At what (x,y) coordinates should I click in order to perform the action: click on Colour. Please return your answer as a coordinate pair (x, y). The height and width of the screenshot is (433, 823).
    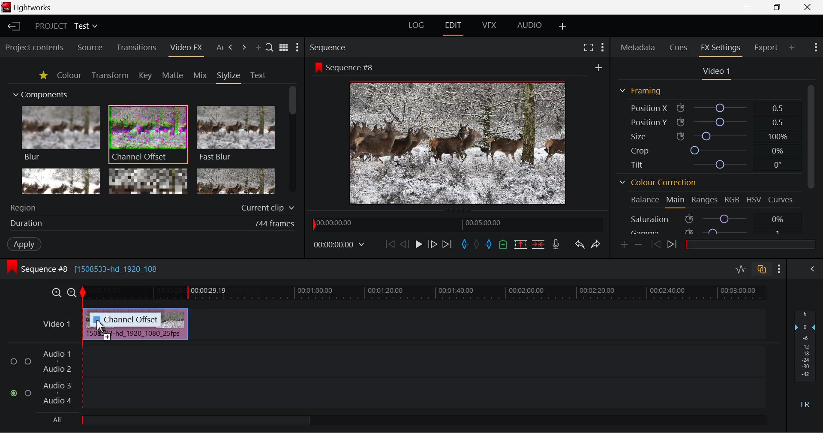
    Looking at the image, I should click on (69, 75).